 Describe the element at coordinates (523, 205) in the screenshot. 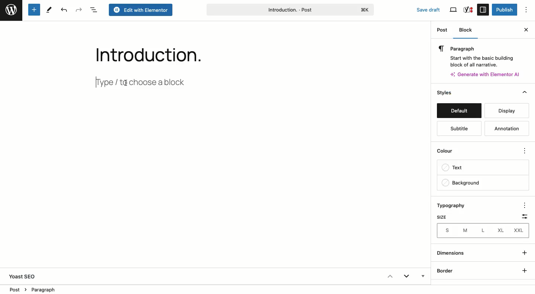

I see `Options` at that location.